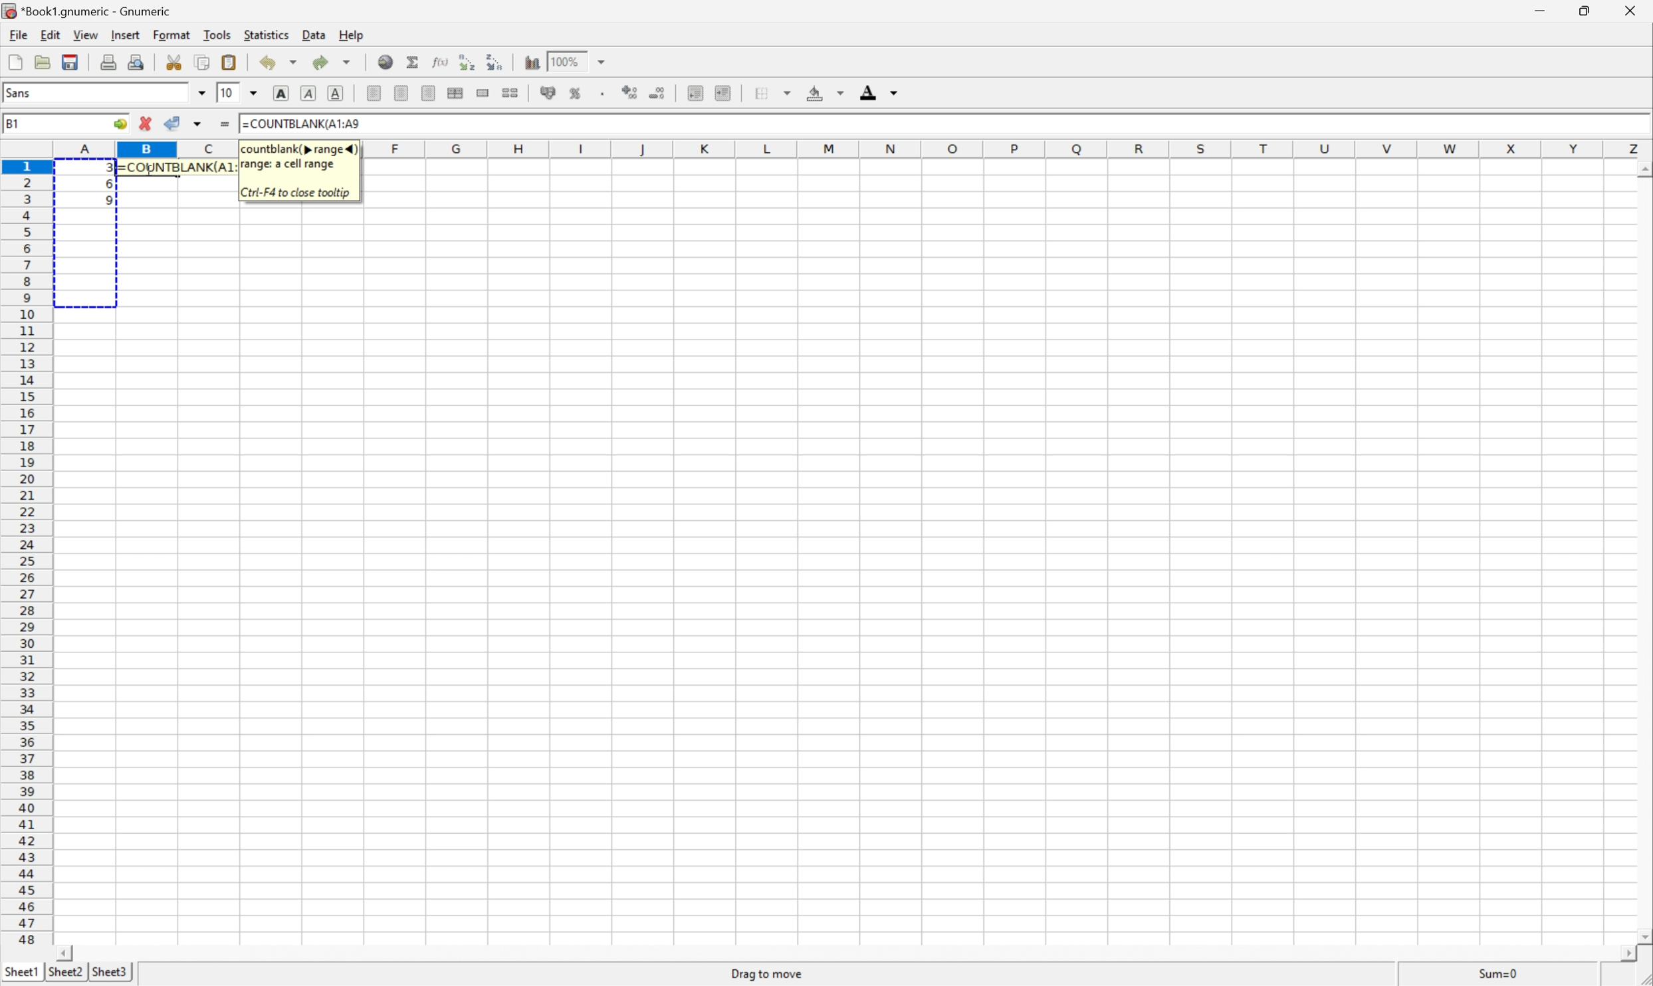  What do you see at coordinates (337, 93) in the screenshot?
I see `Underline` at bounding box center [337, 93].